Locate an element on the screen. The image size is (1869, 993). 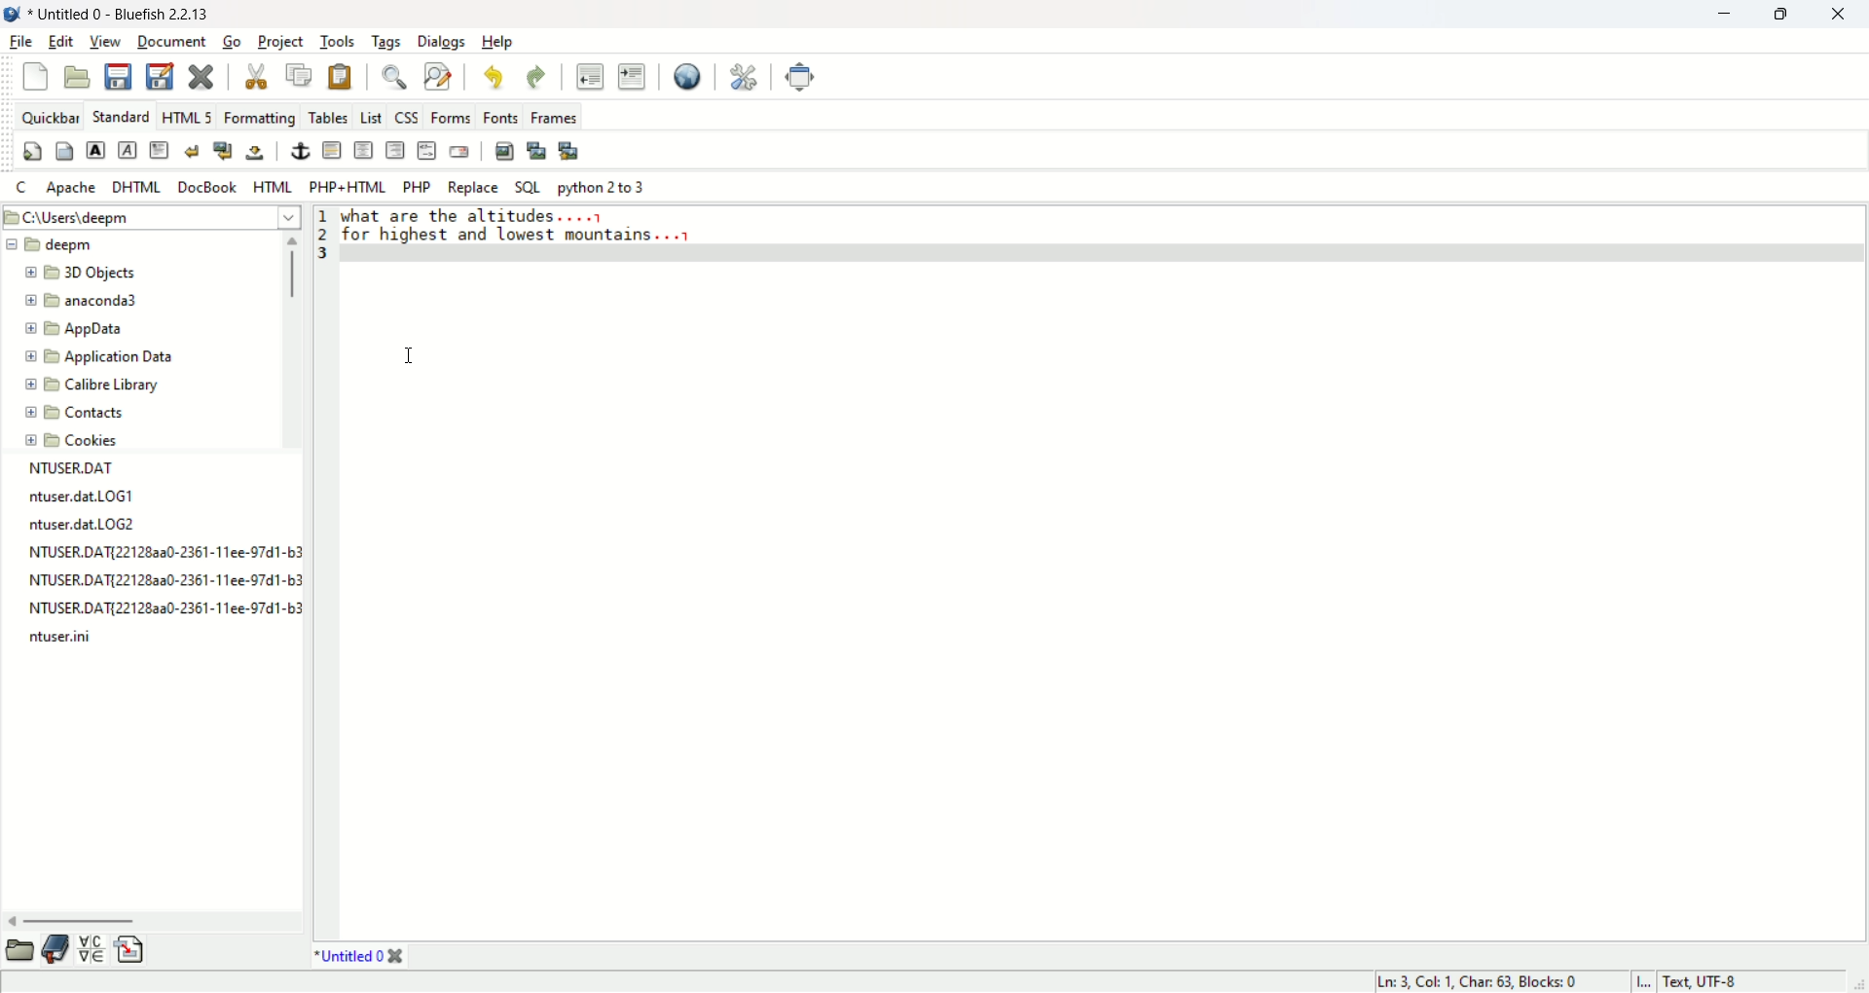
dialogs is located at coordinates (444, 43).